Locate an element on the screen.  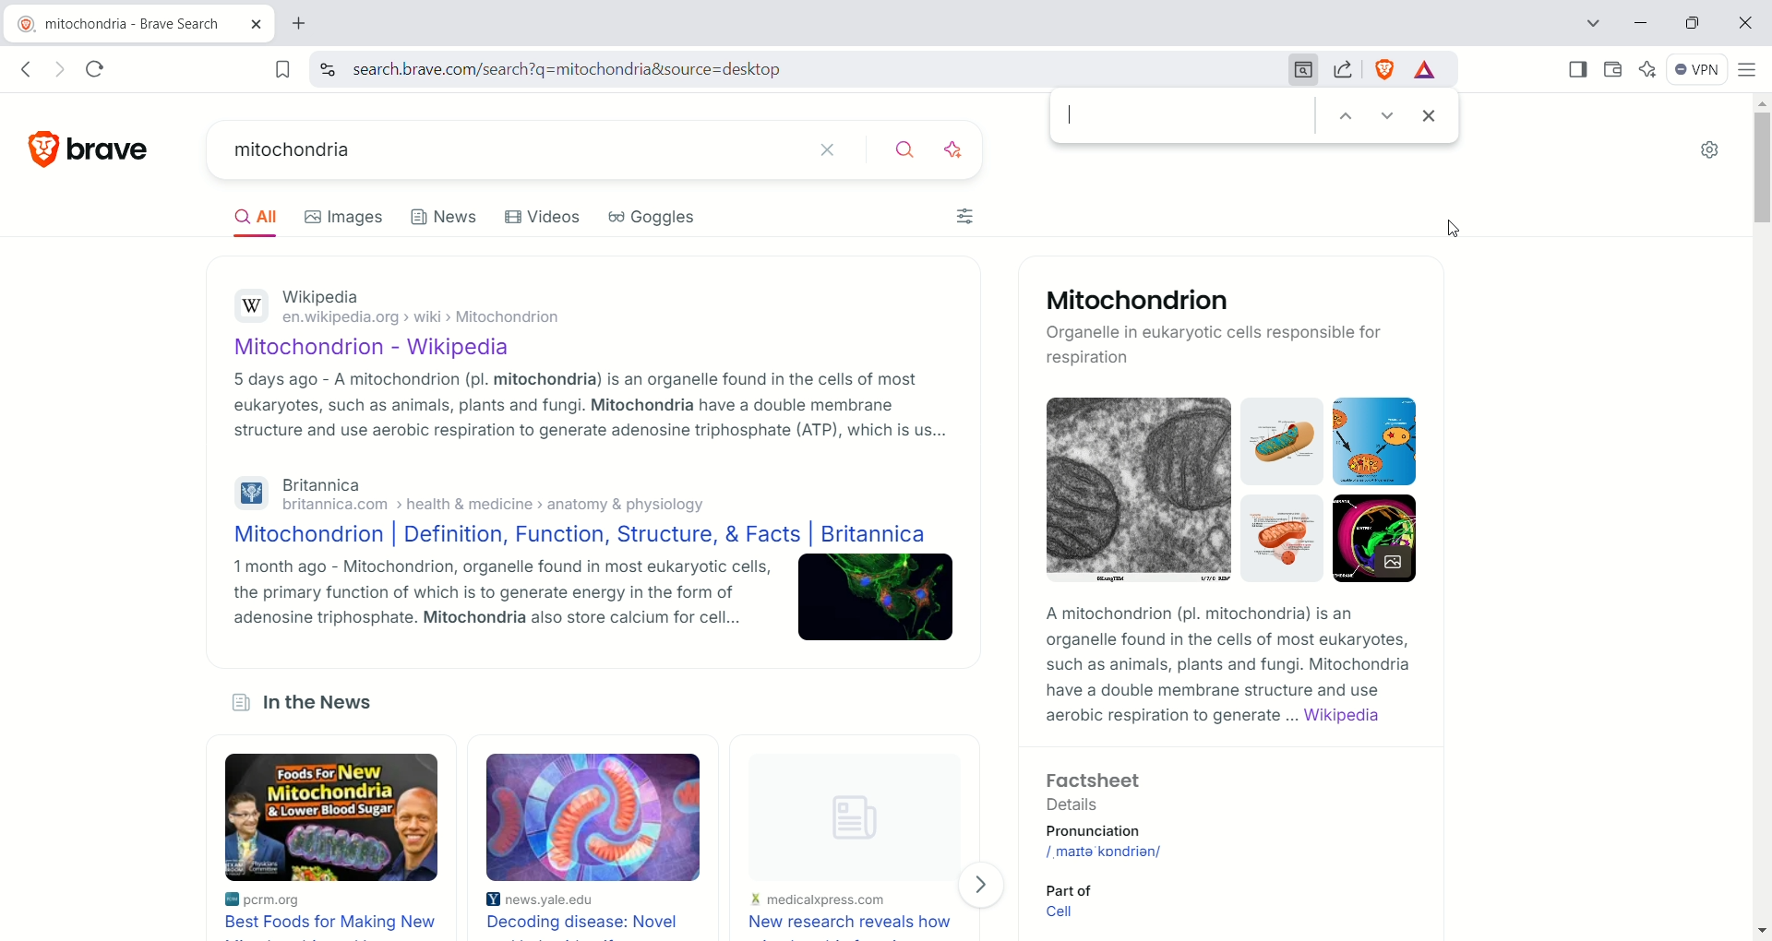
vertical scroll bar is located at coordinates (1761, 518).